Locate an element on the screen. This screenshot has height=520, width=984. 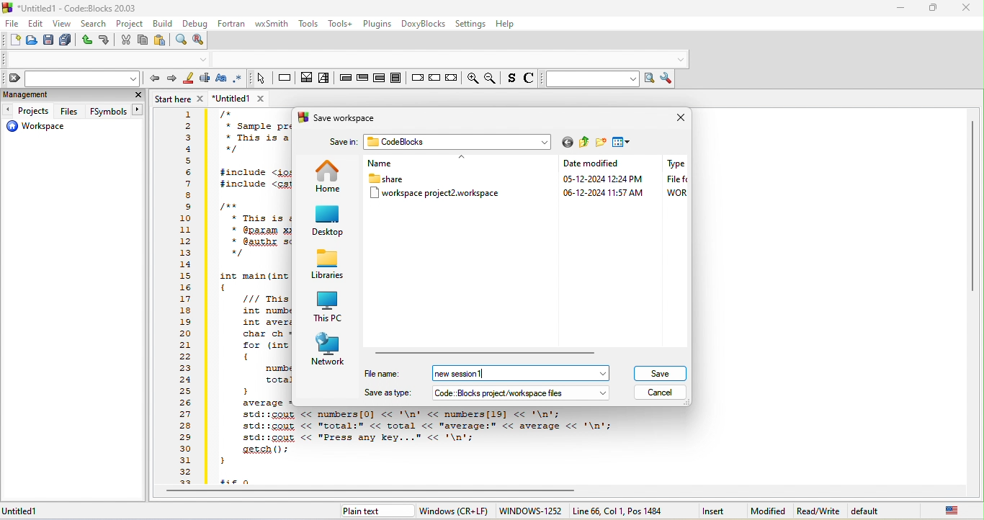
return is located at coordinates (450, 79).